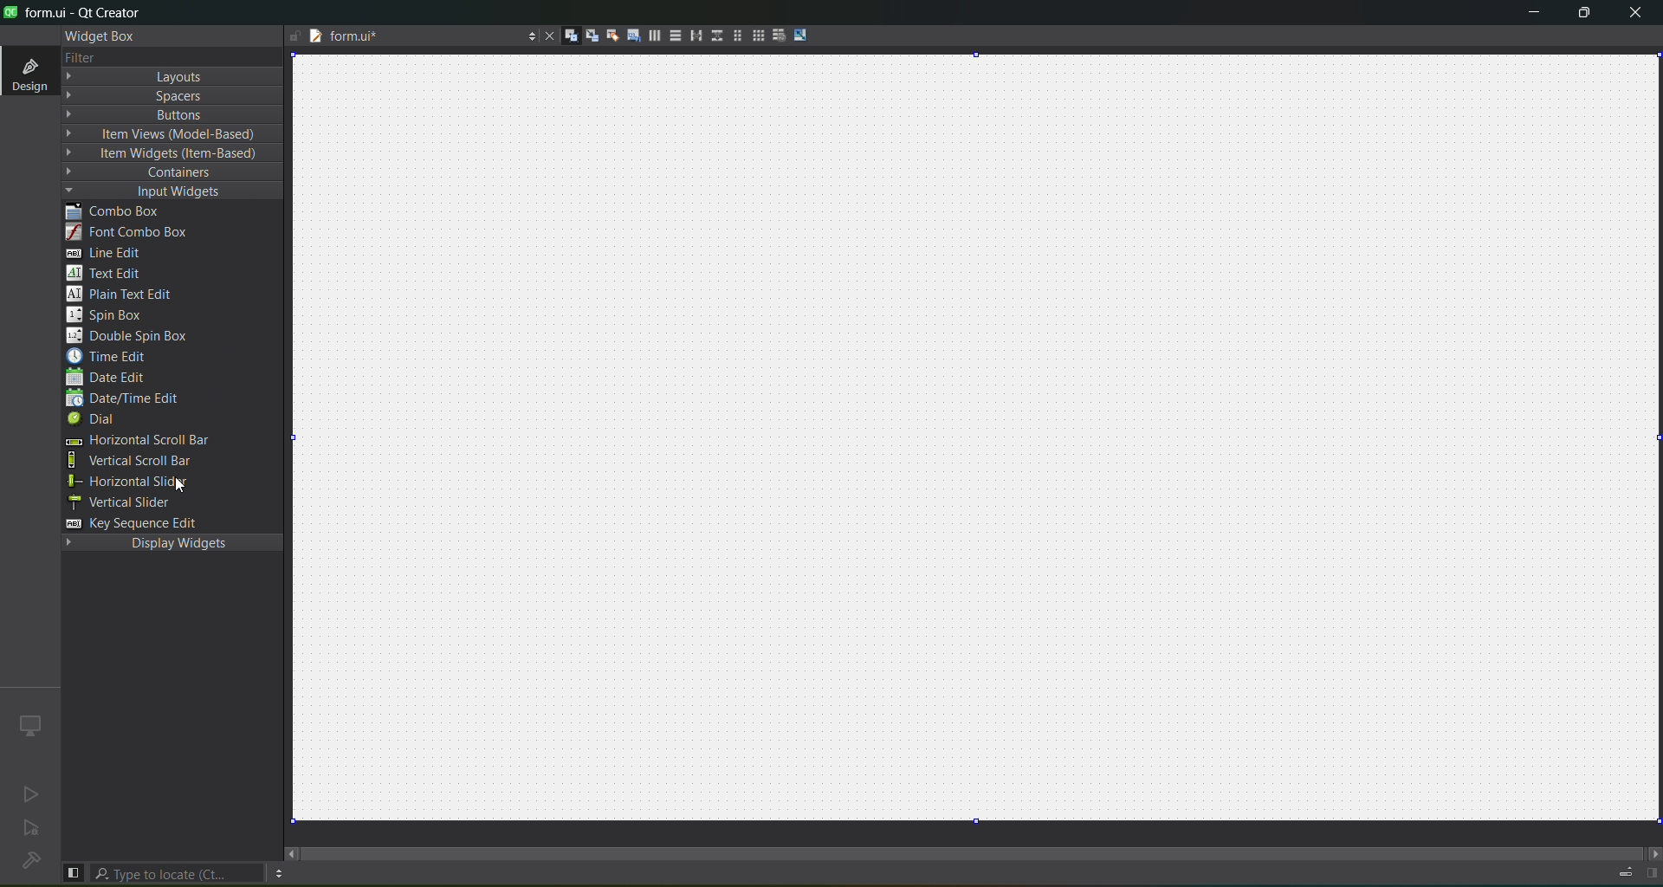  Describe the element at coordinates (126, 398) in the screenshot. I see `date/edit edit` at that location.